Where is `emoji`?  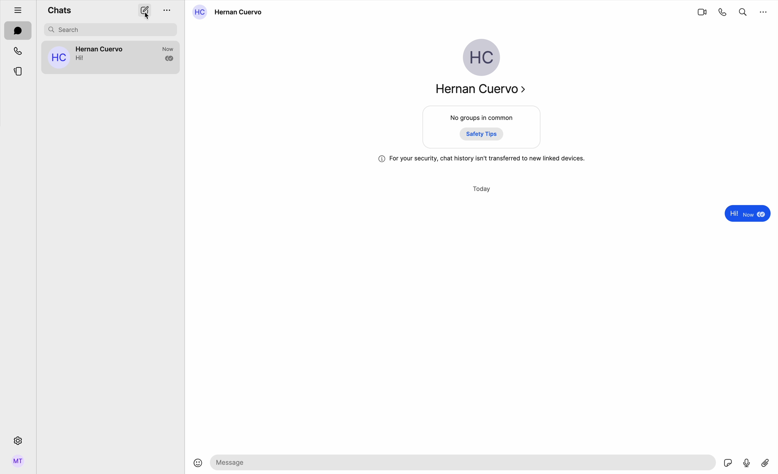
emoji is located at coordinates (198, 464).